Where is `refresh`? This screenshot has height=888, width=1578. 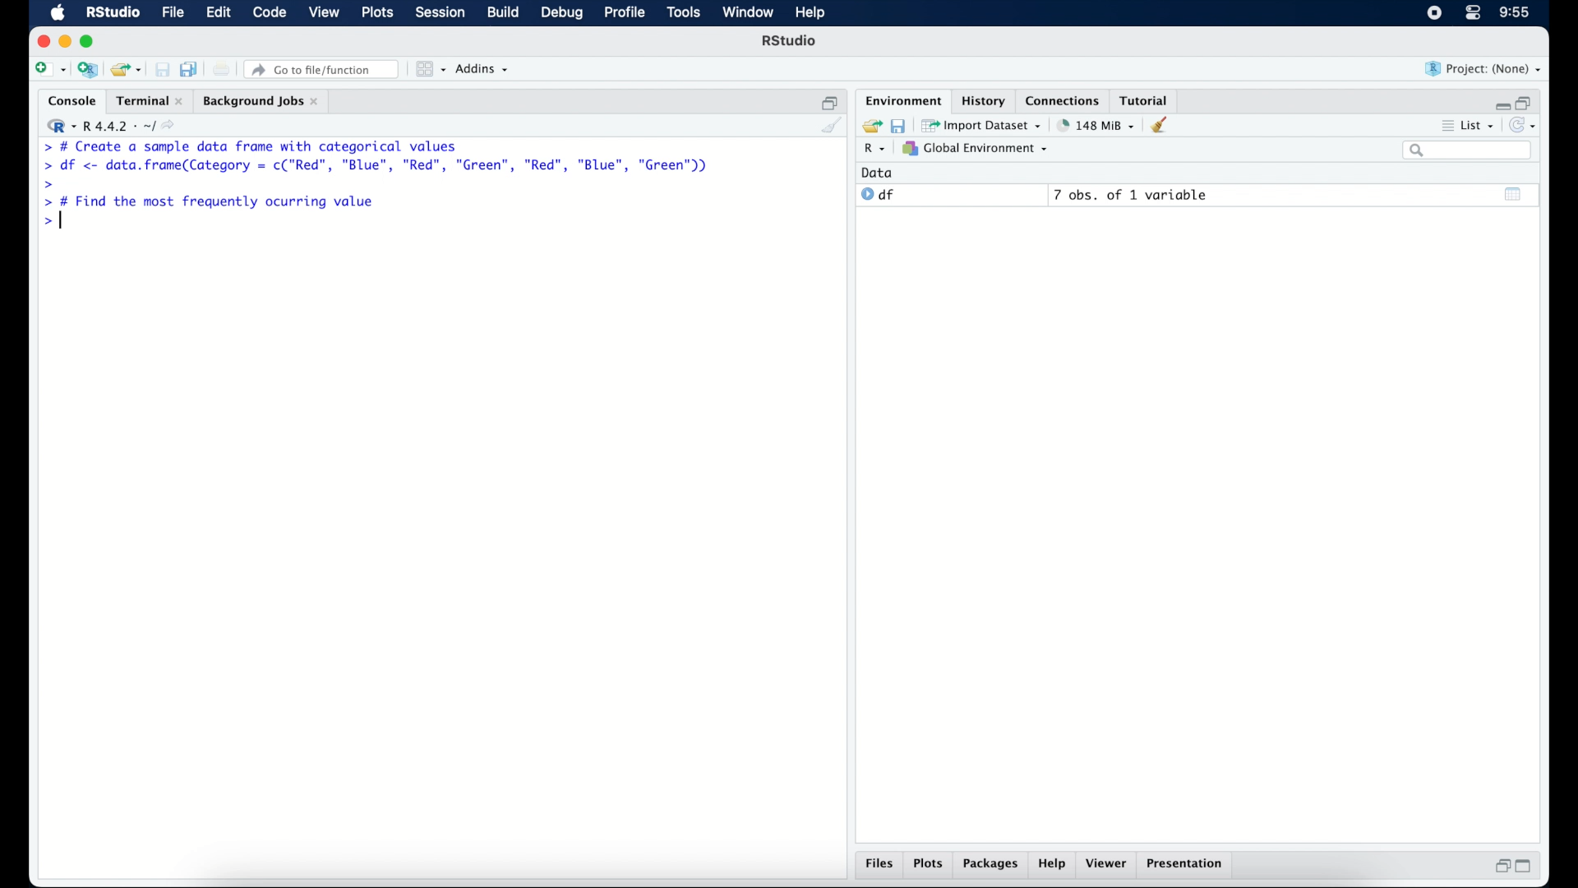 refresh is located at coordinates (1525, 124).